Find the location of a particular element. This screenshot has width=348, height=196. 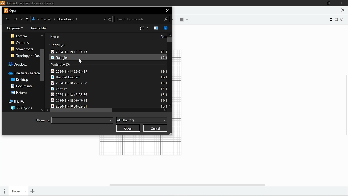

Current location is located at coordinates (104, 19).